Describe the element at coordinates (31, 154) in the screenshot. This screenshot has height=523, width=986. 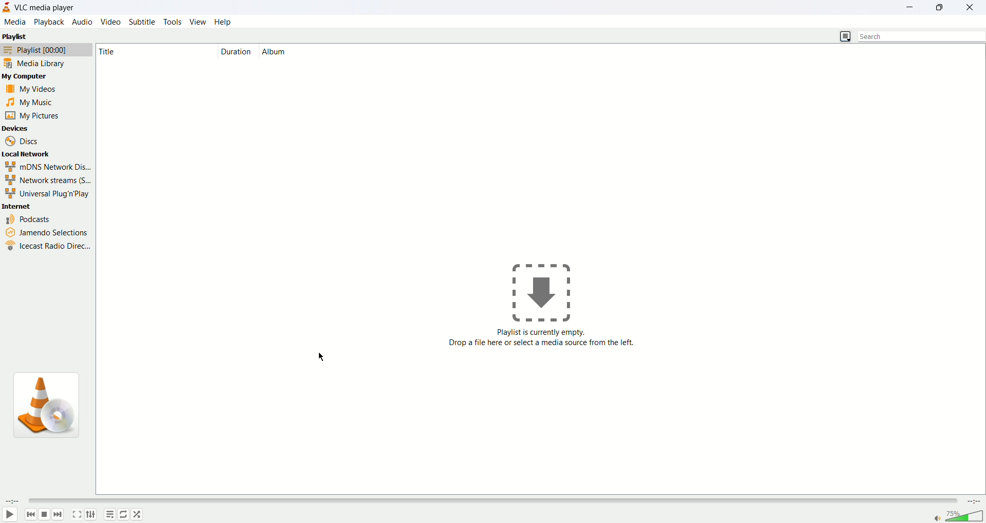
I see `local network` at that location.